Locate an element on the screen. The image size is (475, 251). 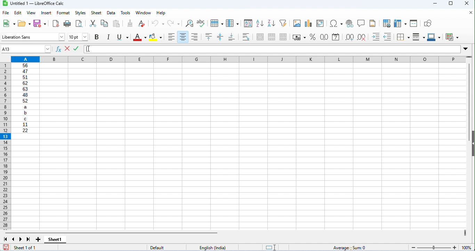
sort ascending is located at coordinates (259, 24).